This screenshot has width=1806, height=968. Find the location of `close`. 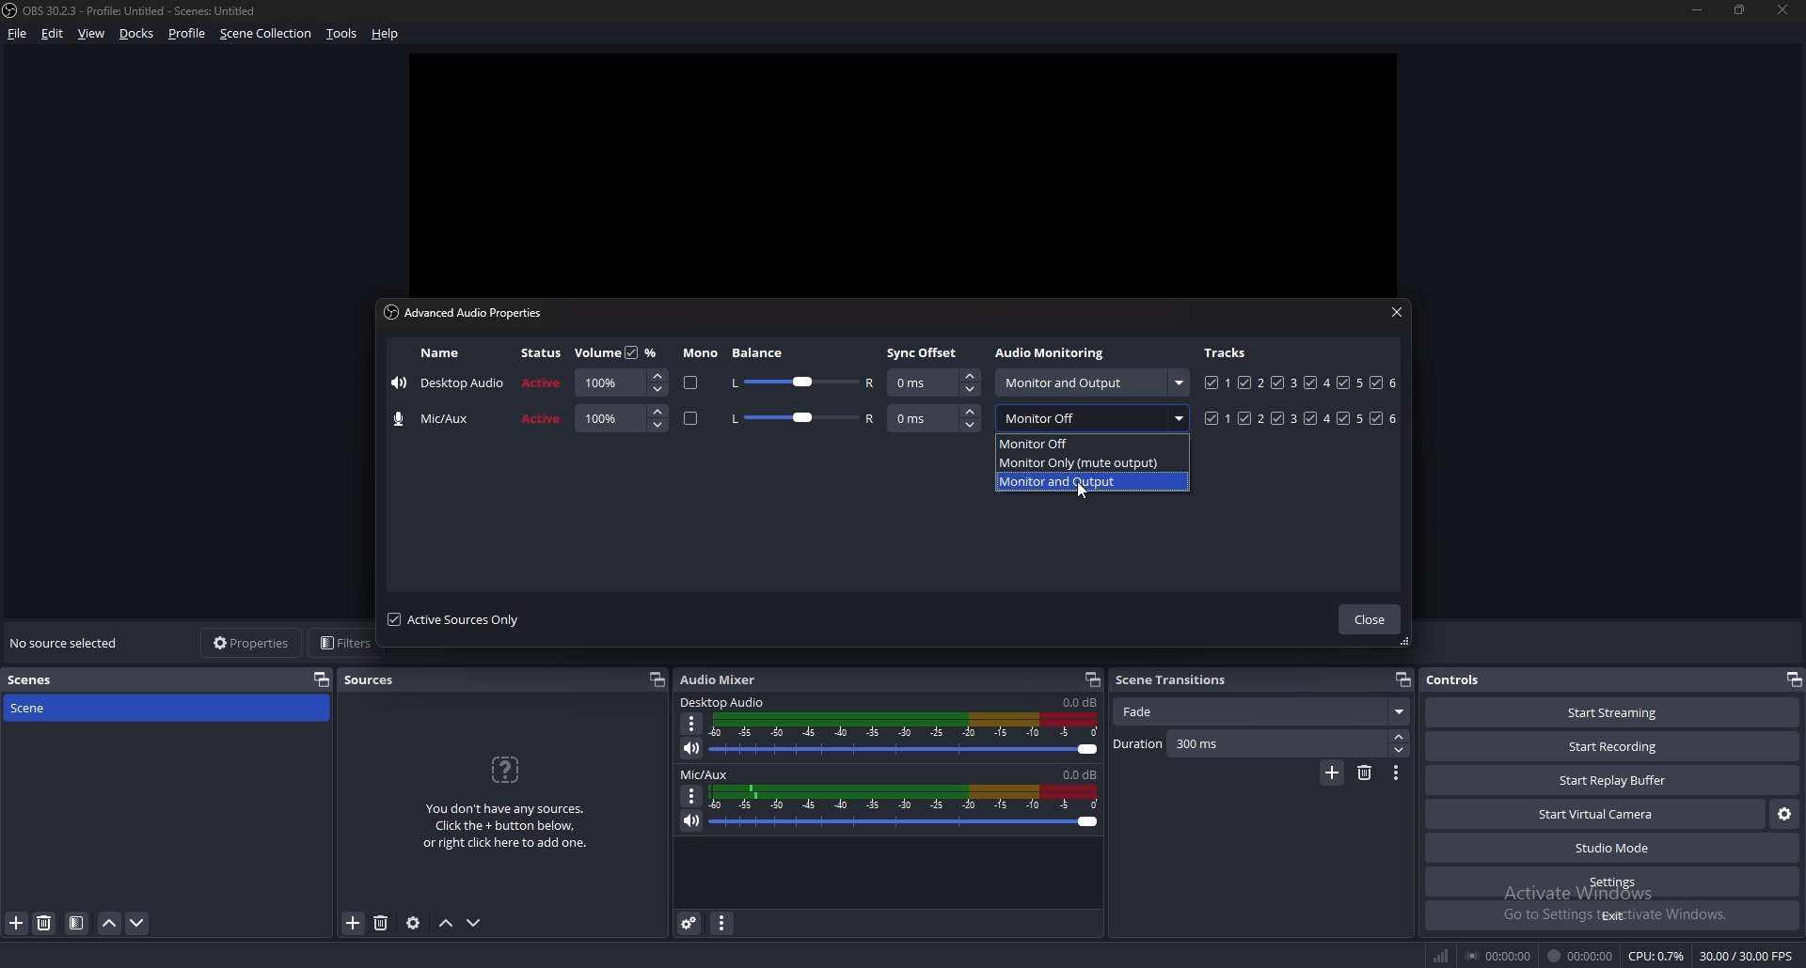

close is located at coordinates (1396, 314).